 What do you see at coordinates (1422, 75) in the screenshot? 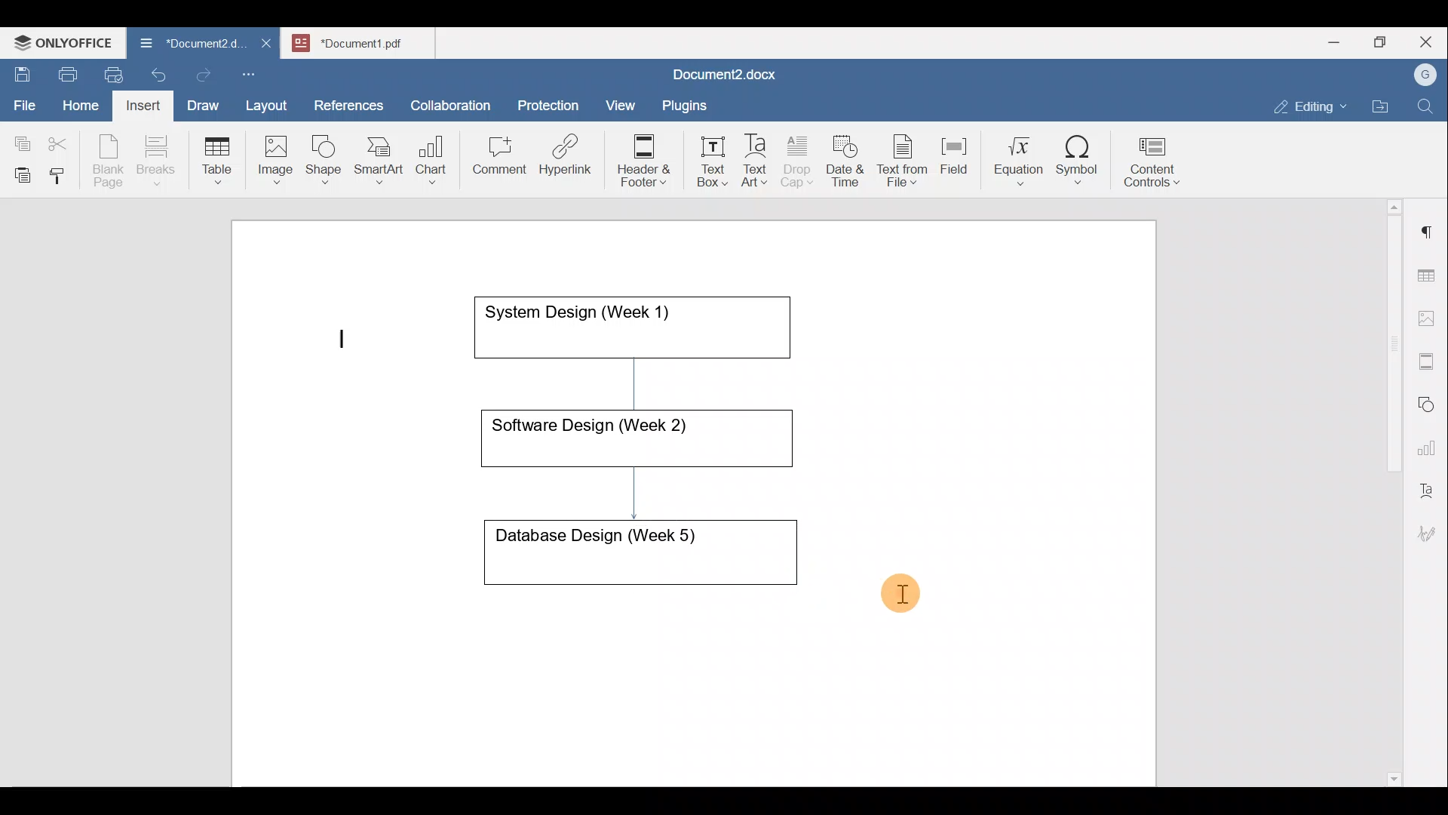
I see `Account name` at bounding box center [1422, 75].